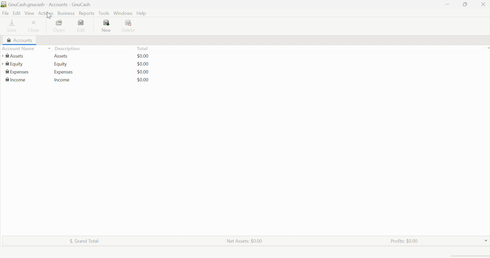  I want to click on $0.00, so click(143, 64).